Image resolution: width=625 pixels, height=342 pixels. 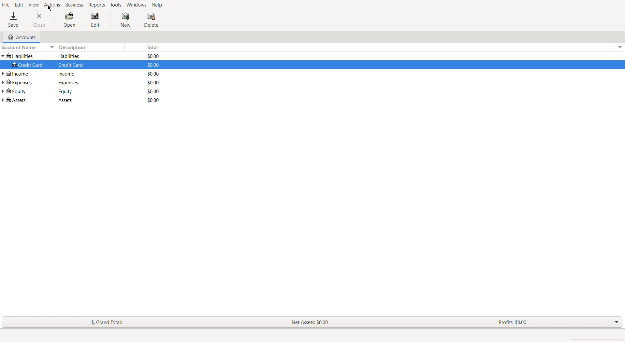 I want to click on Assets, so click(x=14, y=102).